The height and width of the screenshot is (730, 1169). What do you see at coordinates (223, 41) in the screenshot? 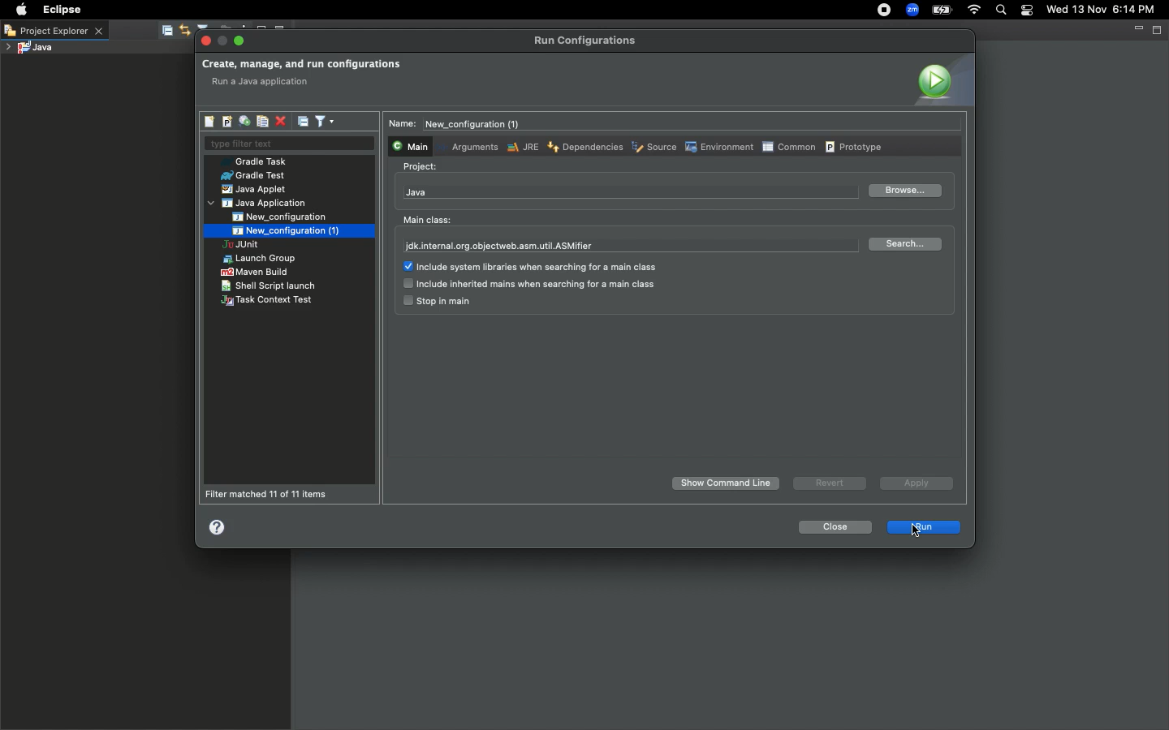
I see `minimize` at bounding box center [223, 41].